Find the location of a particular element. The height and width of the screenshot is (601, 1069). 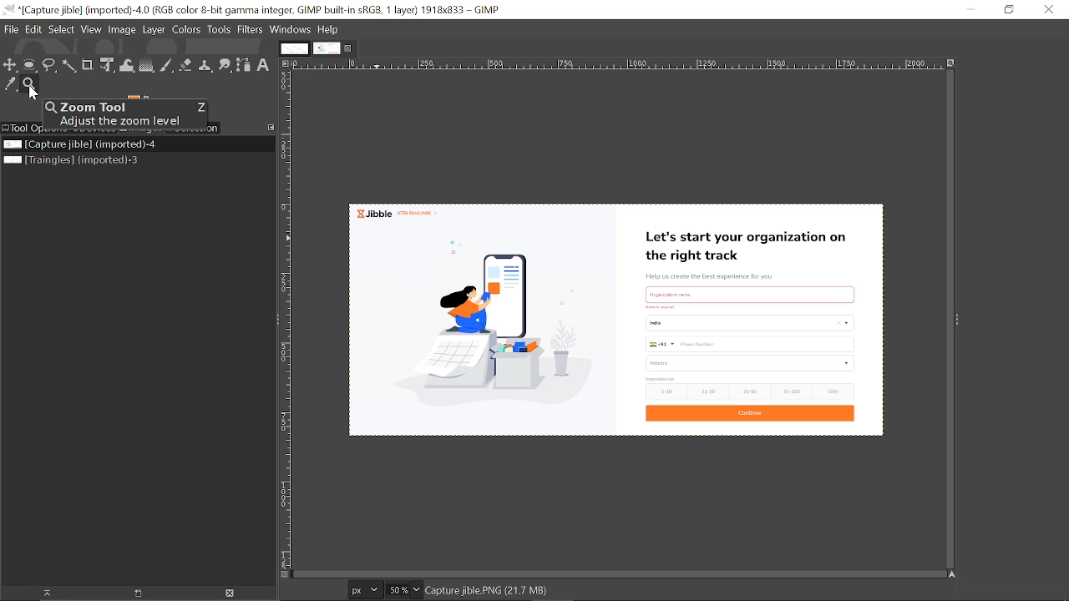

Current tab is located at coordinates (327, 49).